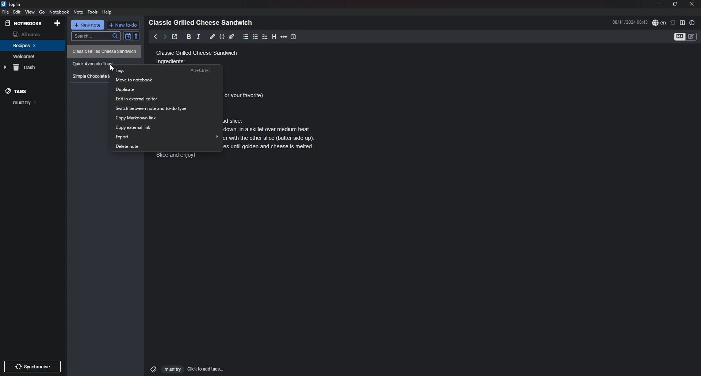  Describe the element at coordinates (246, 37) in the screenshot. I see `bullet list` at that location.